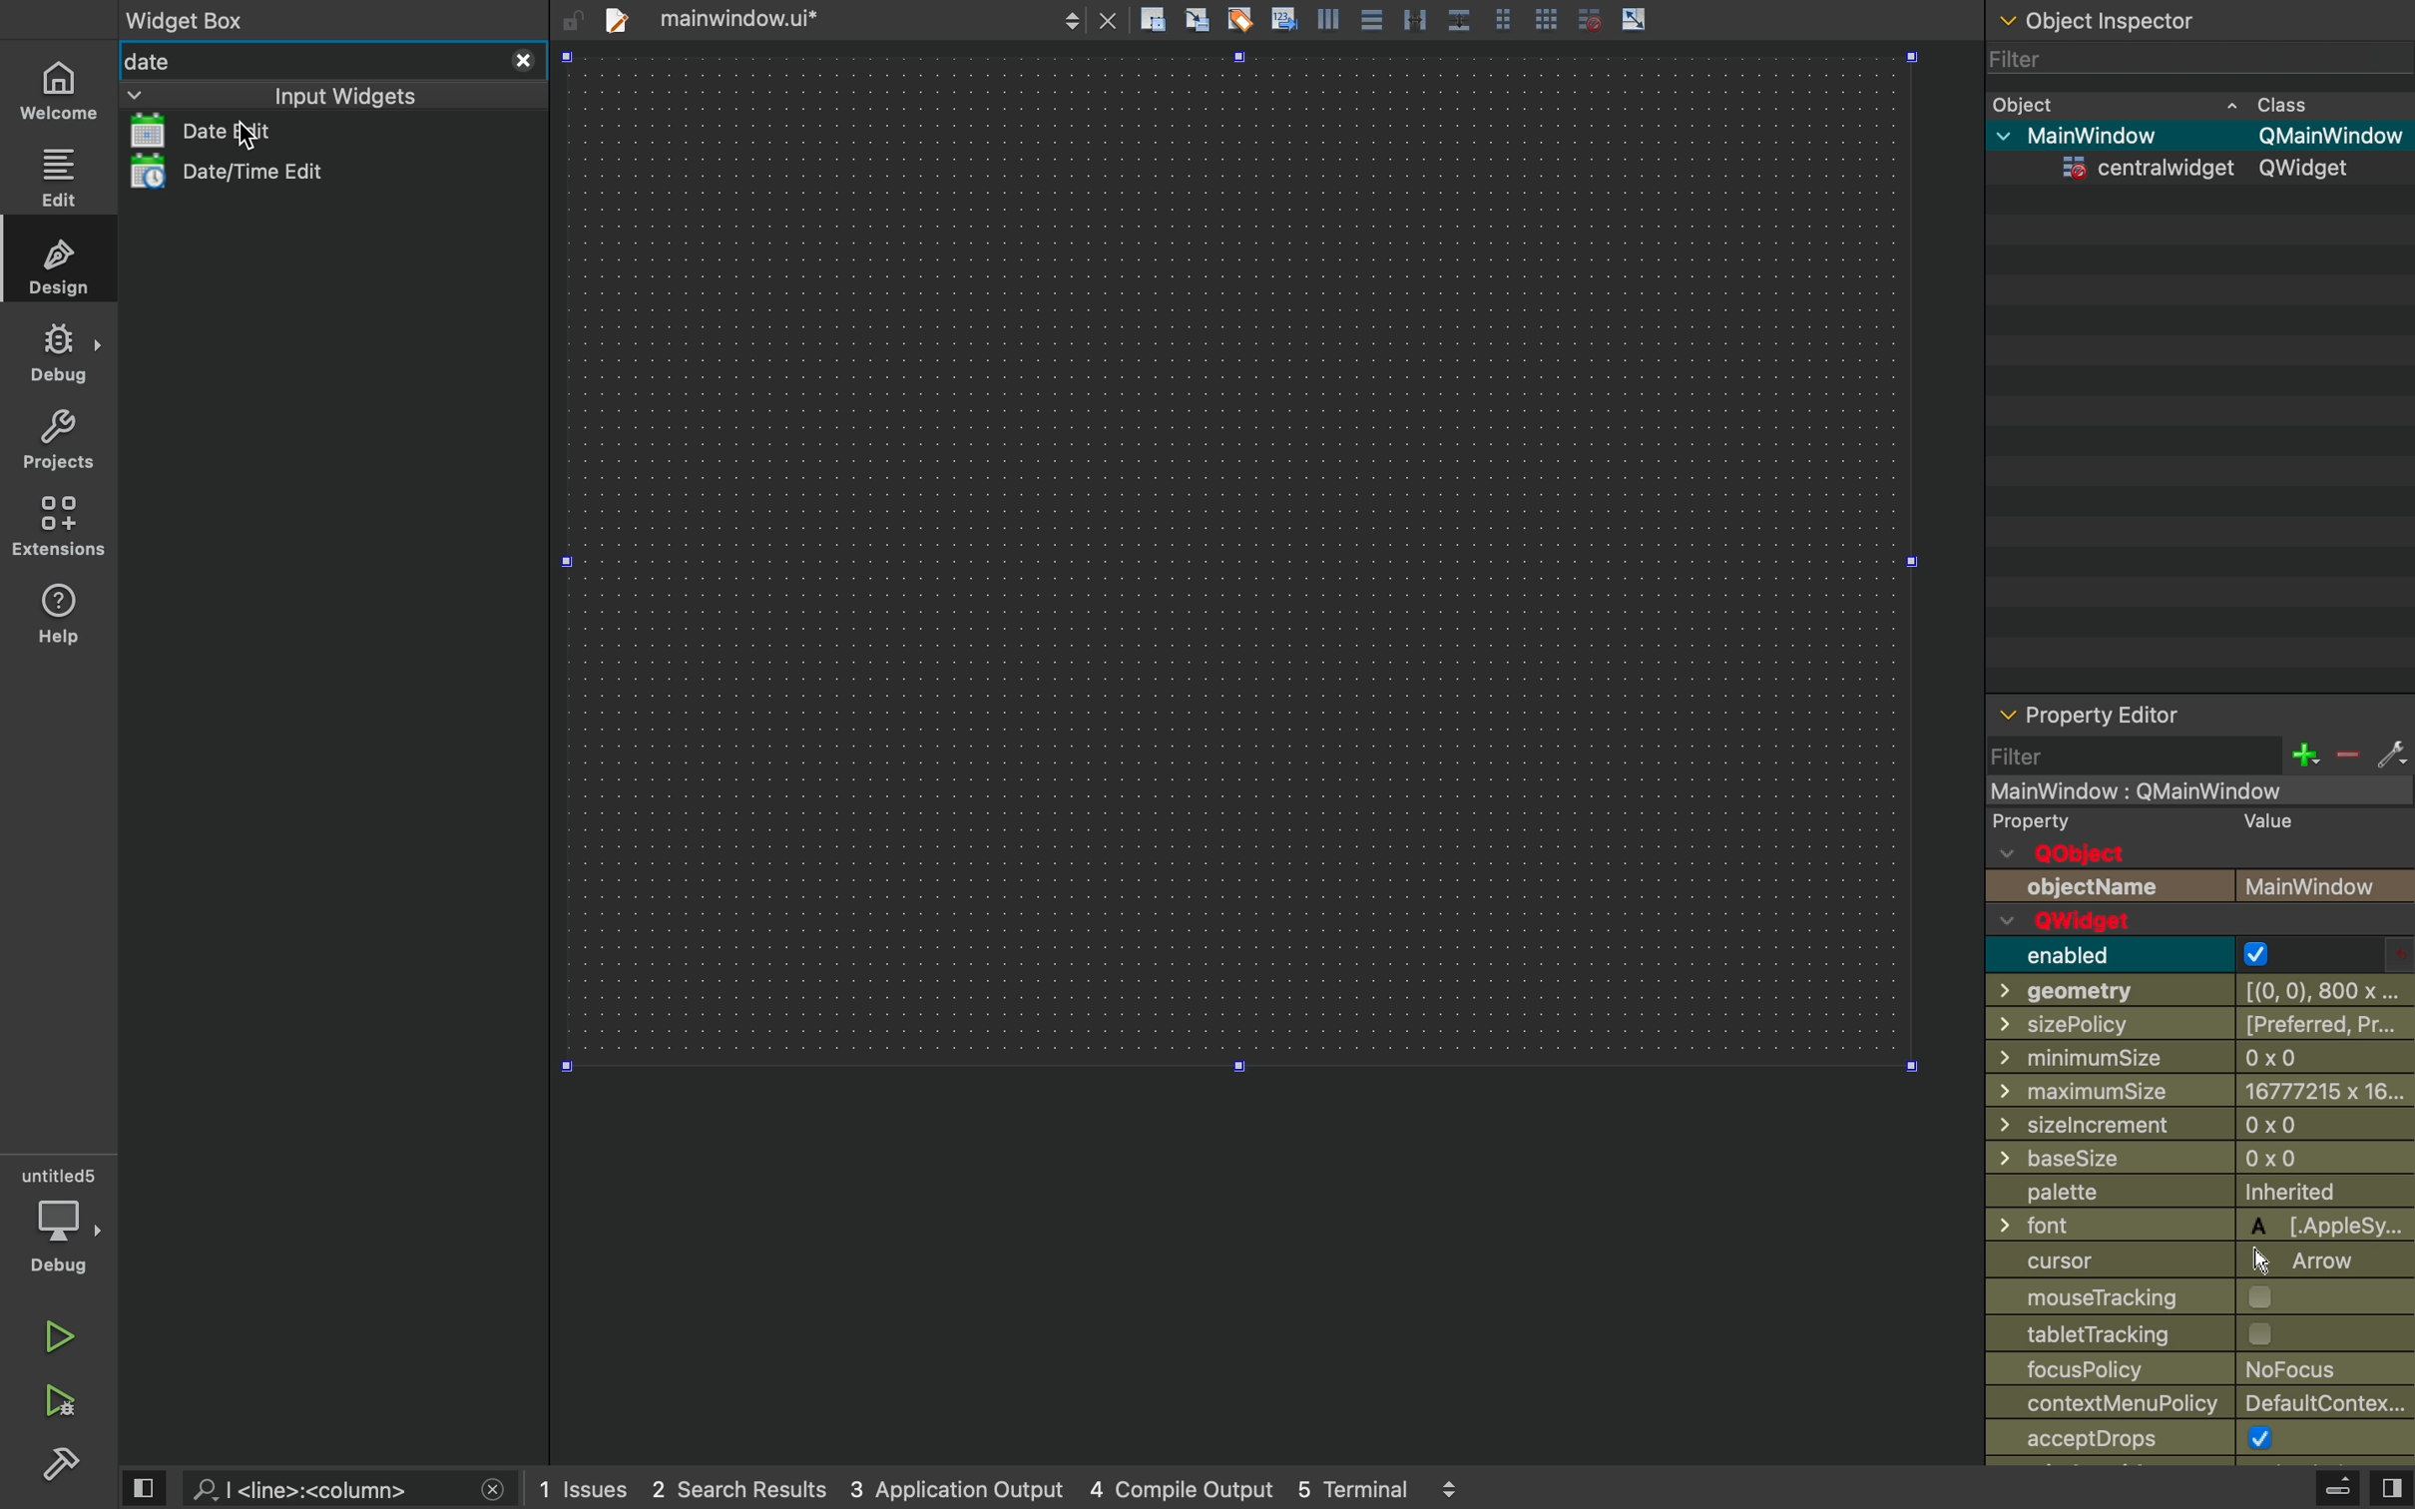 The image size is (2415, 1509). Describe the element at coordinates (2199, 889) in the screenshot. I see `object name` at that location.